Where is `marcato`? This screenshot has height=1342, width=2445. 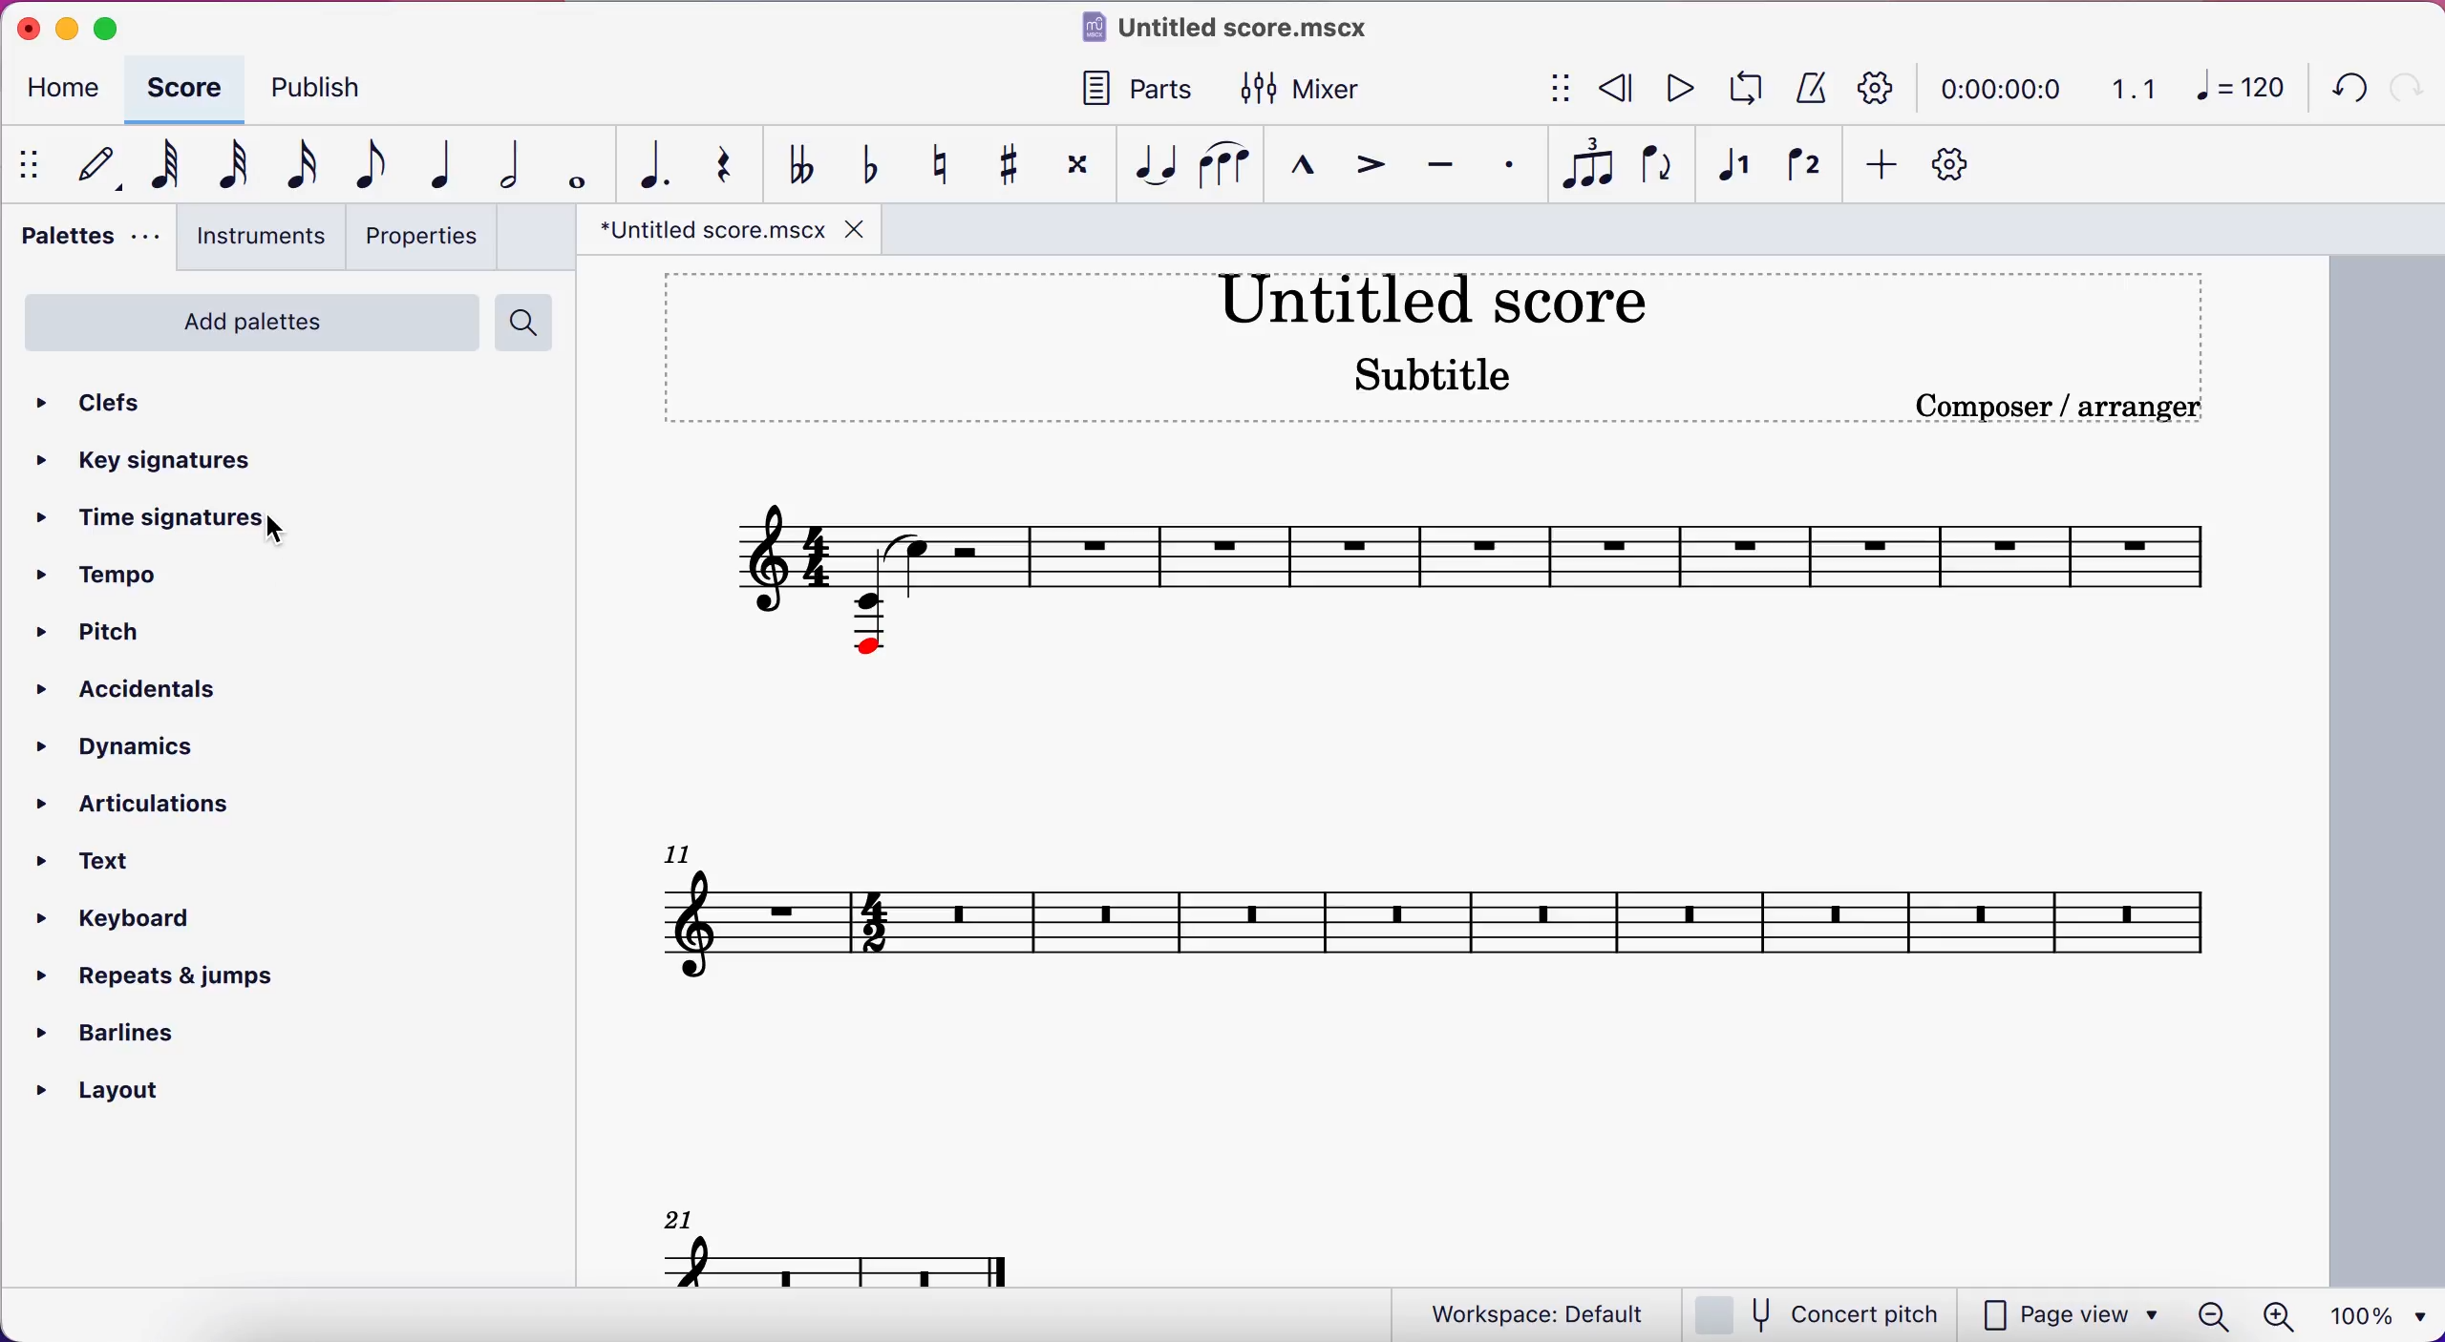 marcato is located at coordinates (1299, 166).